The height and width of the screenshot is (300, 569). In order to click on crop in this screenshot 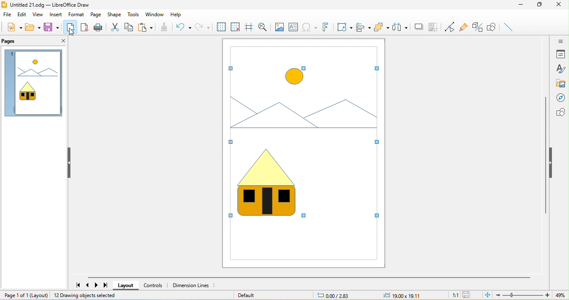, I will do `click(434, 27)`.